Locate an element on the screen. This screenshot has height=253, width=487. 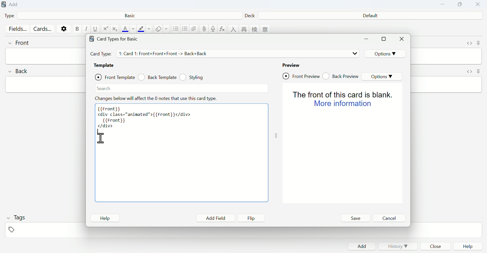
Close is located at coordinates (435, 246).